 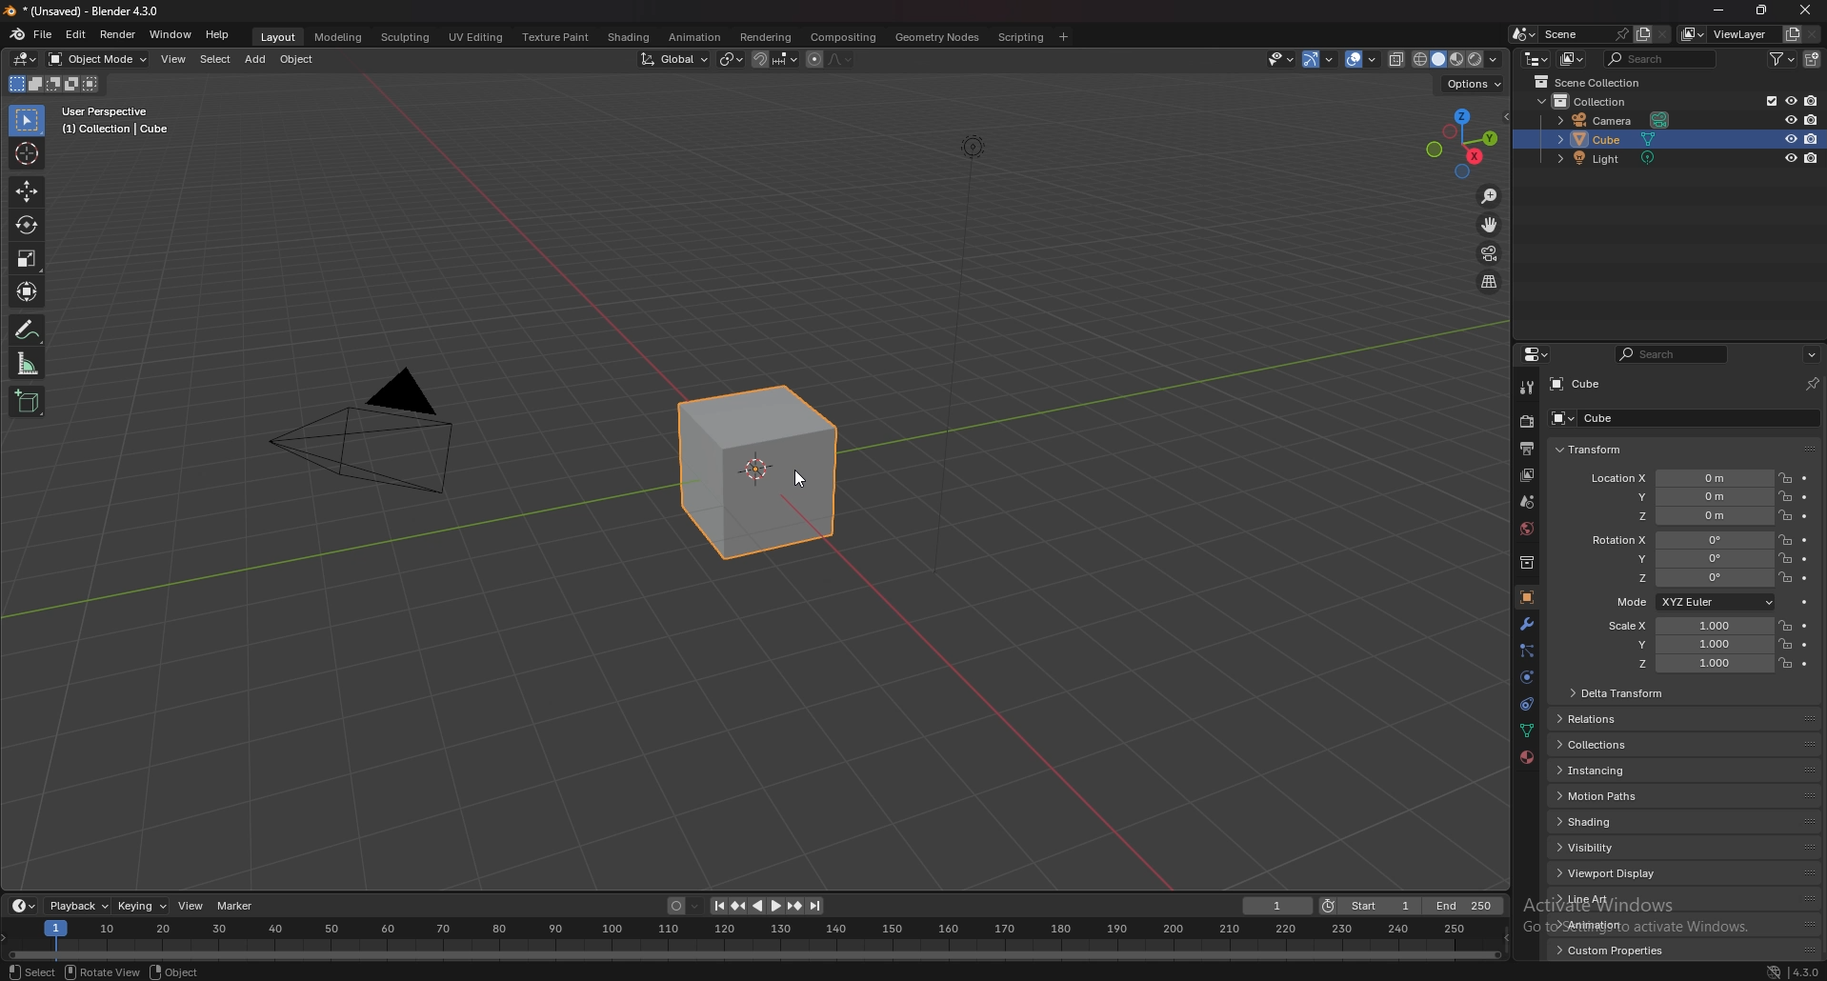 What do you see at coordinates (28, 153) in the screenshot?
I see `cursor` at bounding box center [28, 153].